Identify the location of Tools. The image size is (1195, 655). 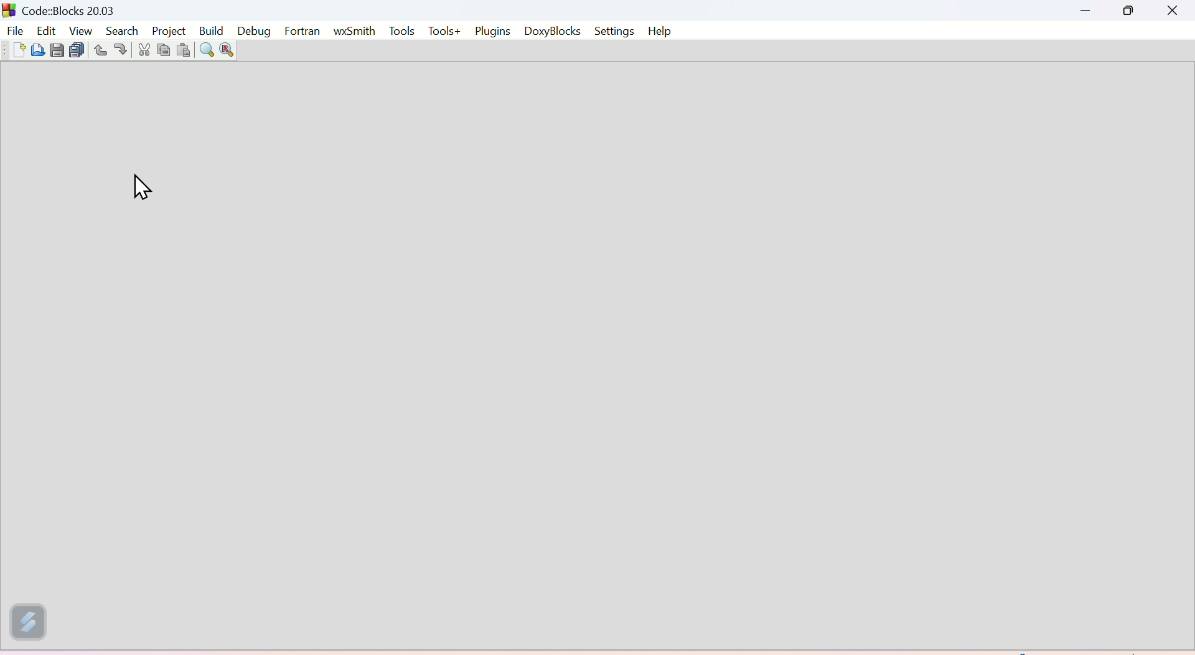
(400, 30).